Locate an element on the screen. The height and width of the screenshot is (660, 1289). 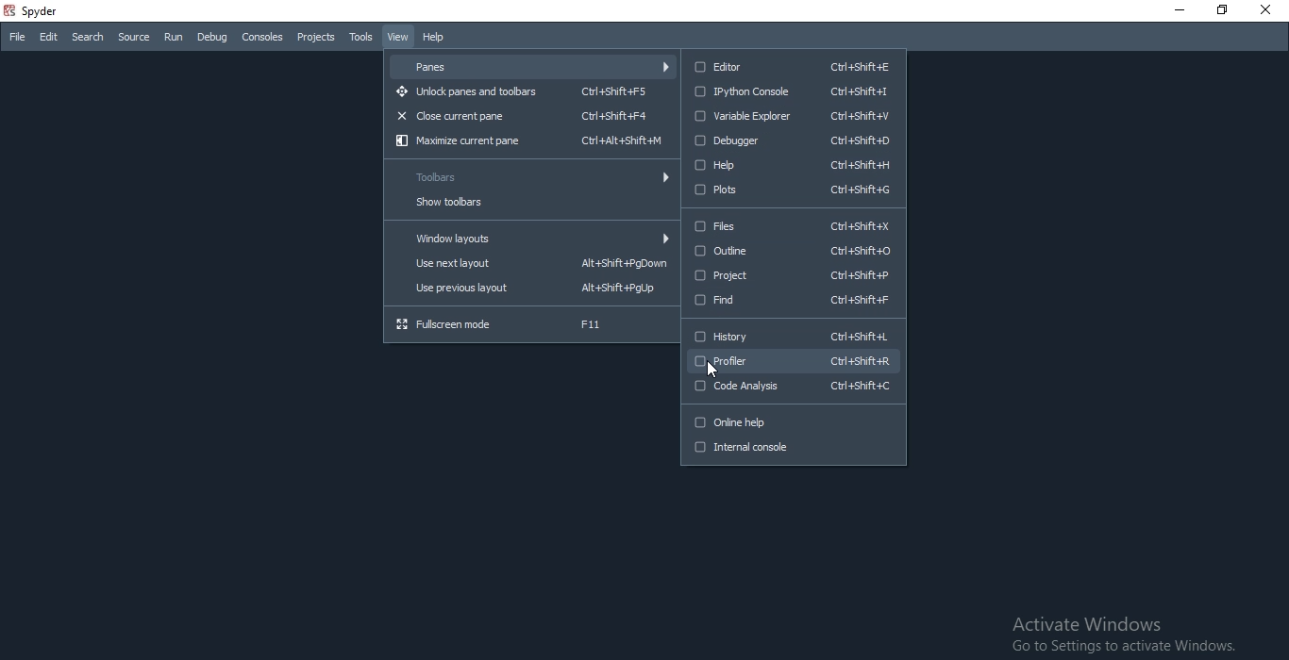
Help is located at coordinates (793, 164).